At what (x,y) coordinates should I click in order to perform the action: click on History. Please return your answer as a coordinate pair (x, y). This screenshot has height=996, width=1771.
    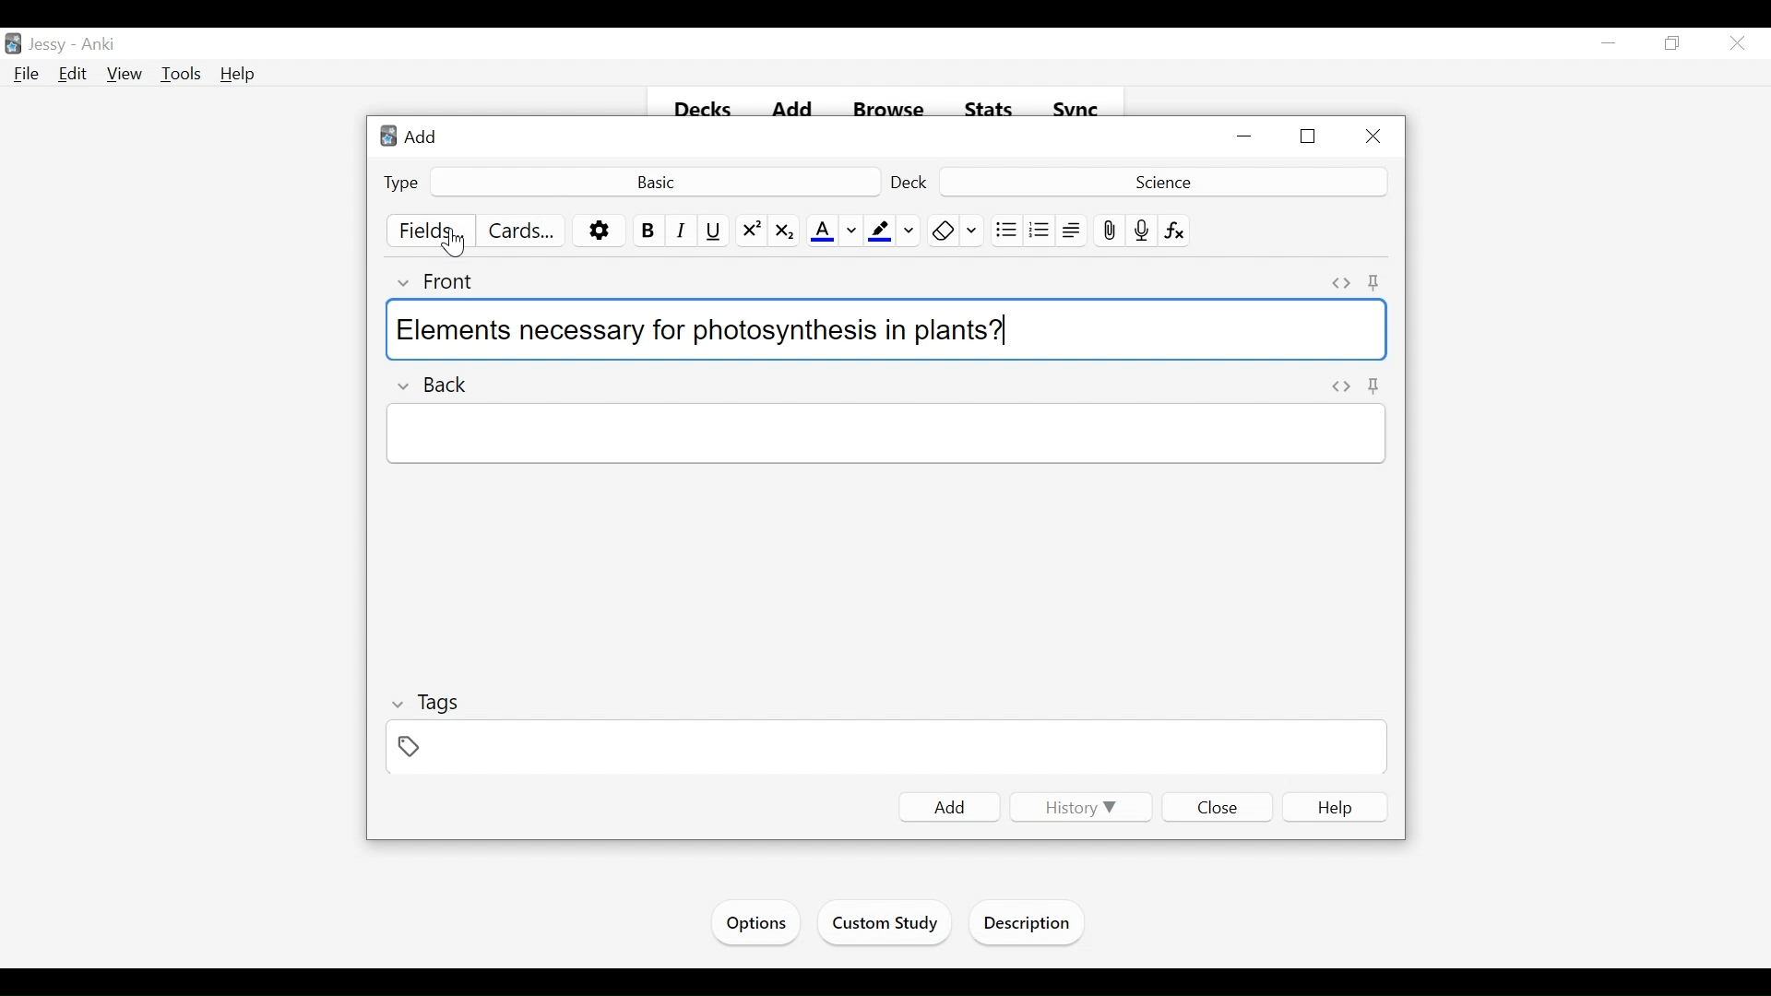
    Looking at the image, I should click on (1077, 807).